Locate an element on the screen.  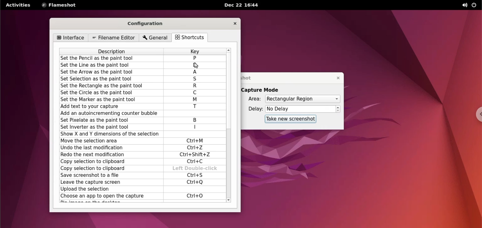
set the circle as the paint tool is located at coordinates (111, 92).